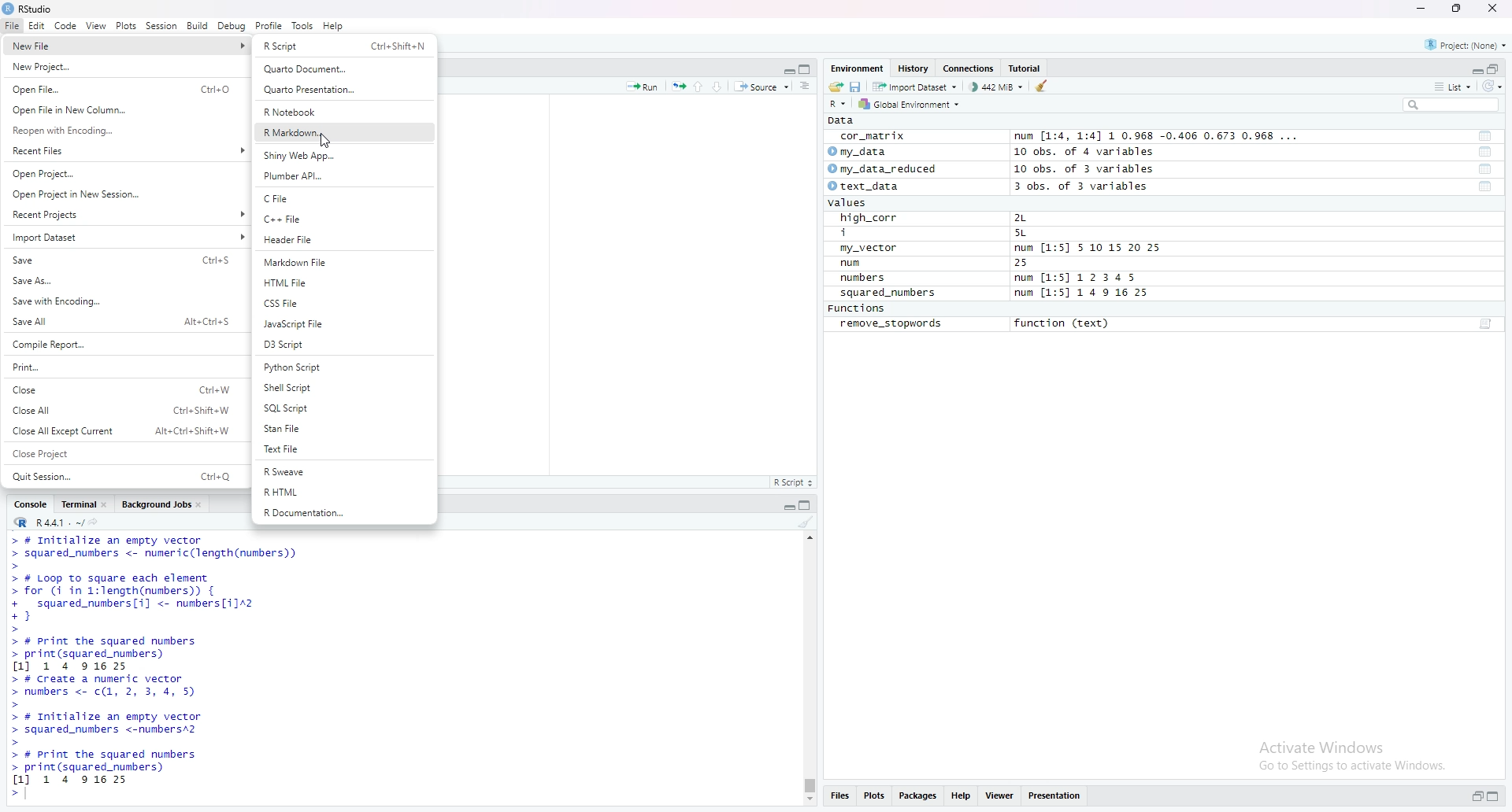 The height and width of the screenshot is (812, 1512). I want to click on Close Project, so click(119, 452).